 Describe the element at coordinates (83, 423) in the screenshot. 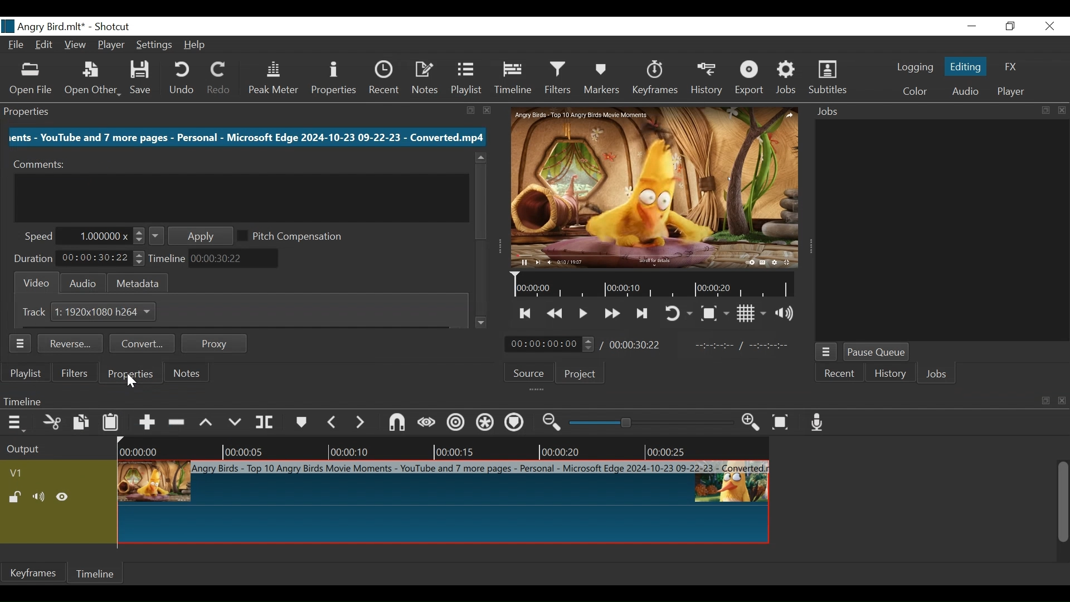

I see `Copy` at that location.